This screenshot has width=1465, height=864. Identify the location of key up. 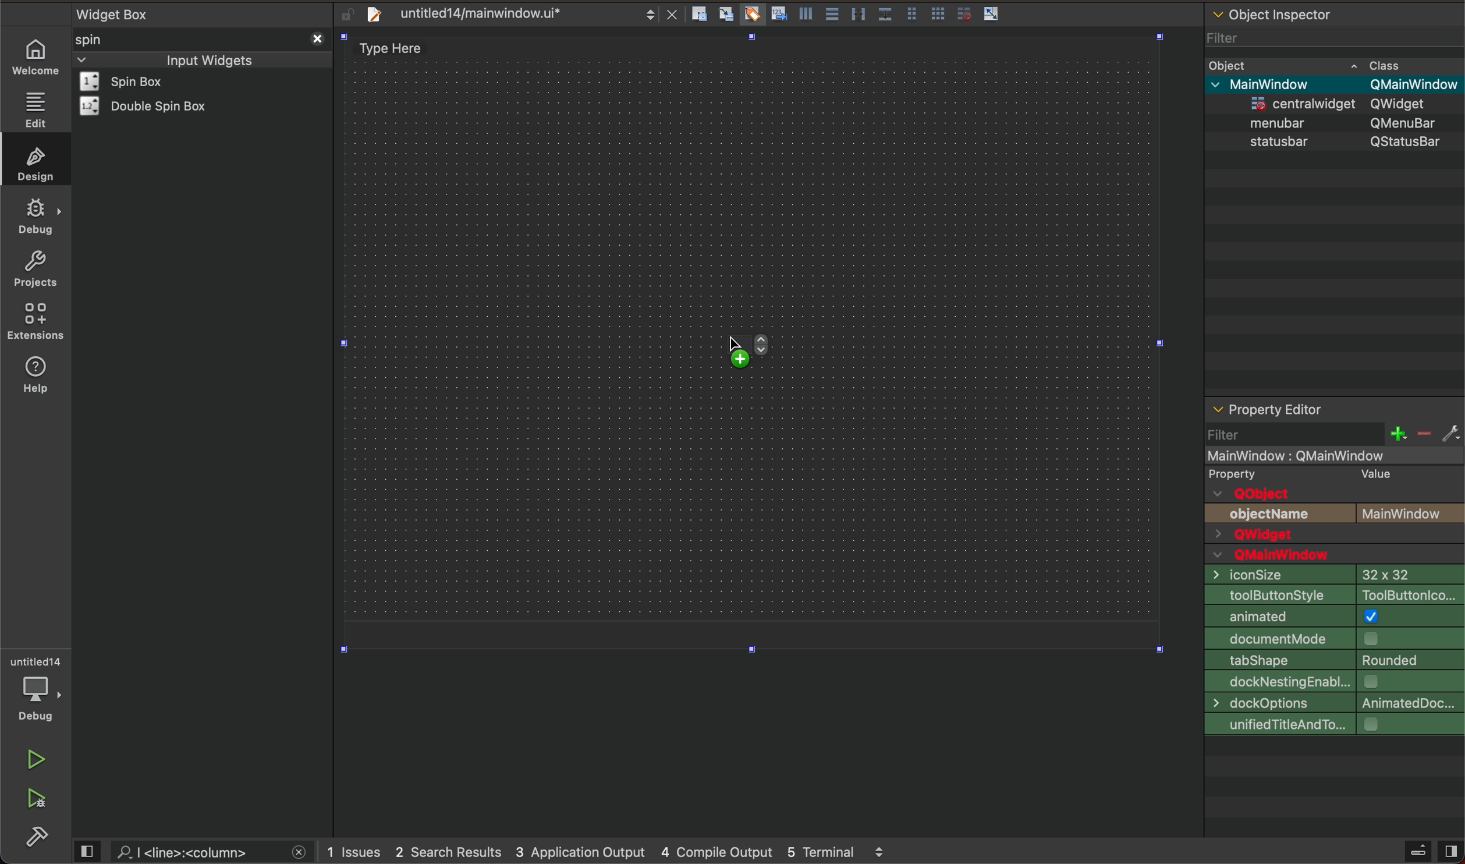
(763, 350).